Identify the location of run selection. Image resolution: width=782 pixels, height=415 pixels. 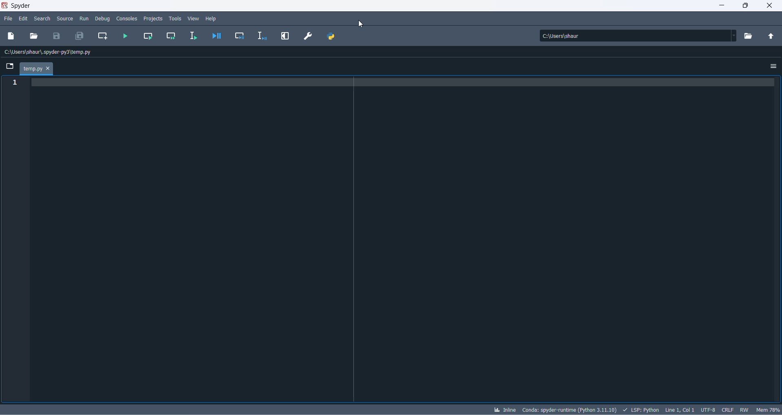
(192, 36).